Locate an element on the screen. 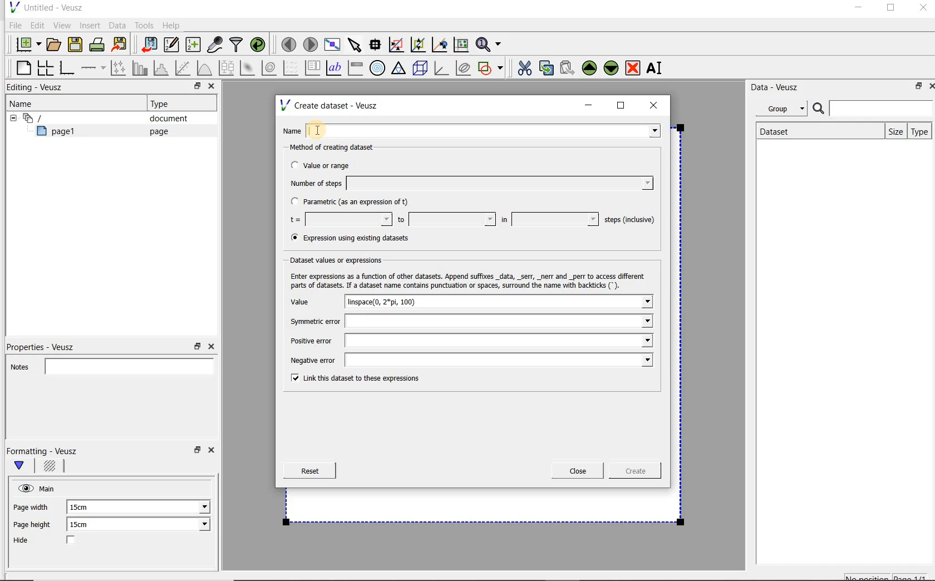 The height and width of the screenshot is (581, 935). reload linked datasets is located at coordinates (260, 45).